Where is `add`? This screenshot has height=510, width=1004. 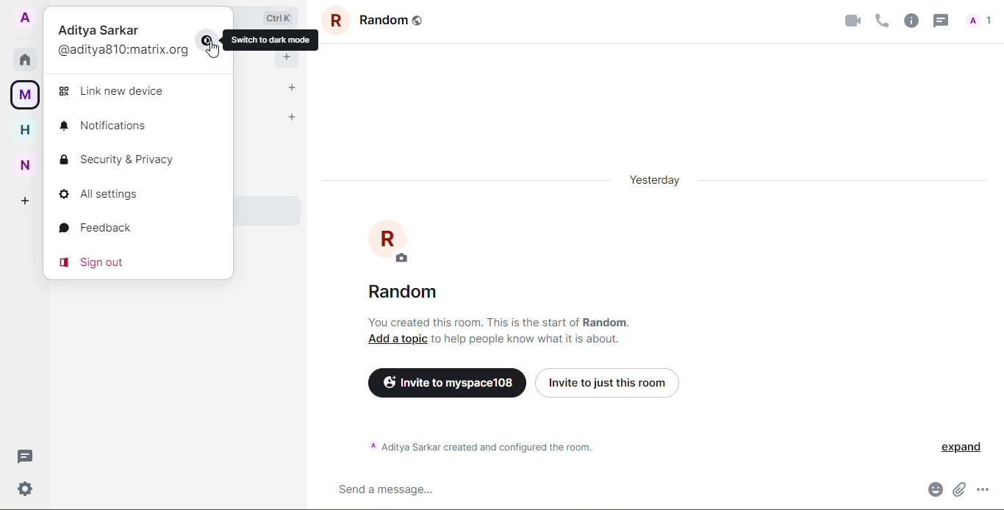 add is located at coordinates (286, 57).